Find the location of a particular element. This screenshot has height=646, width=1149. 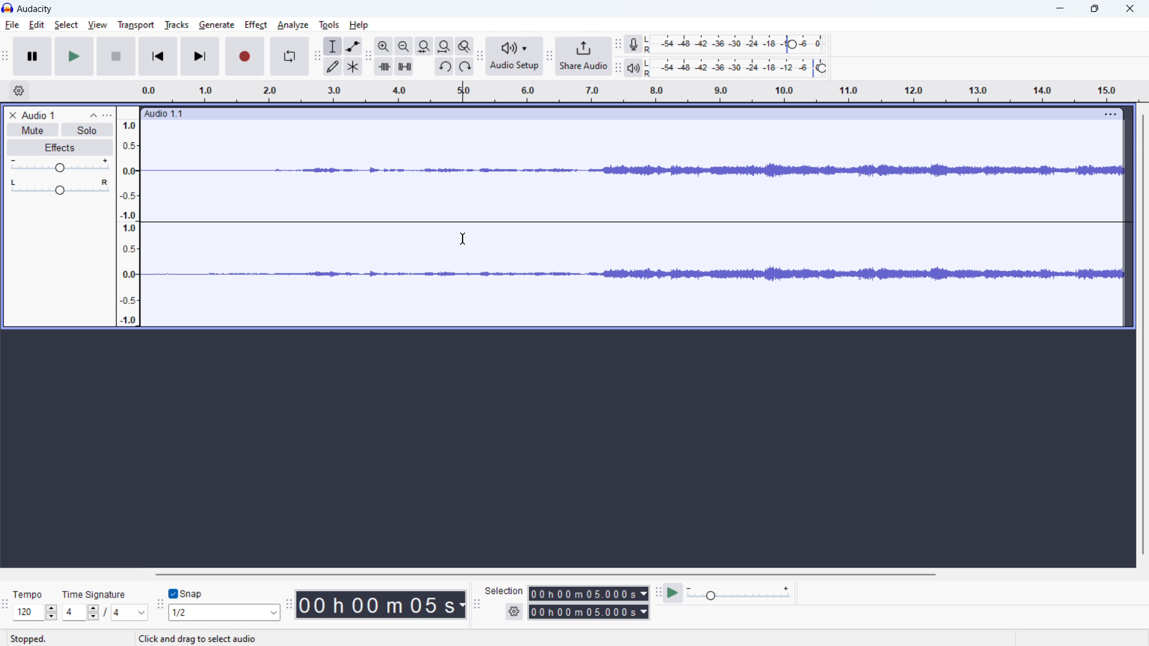

playback level is located at coordinates (743, 66).